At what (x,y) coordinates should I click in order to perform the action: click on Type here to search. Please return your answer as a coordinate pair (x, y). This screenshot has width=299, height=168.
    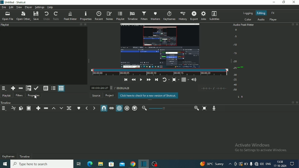
    Looking at the image, I should click on (42, 164).